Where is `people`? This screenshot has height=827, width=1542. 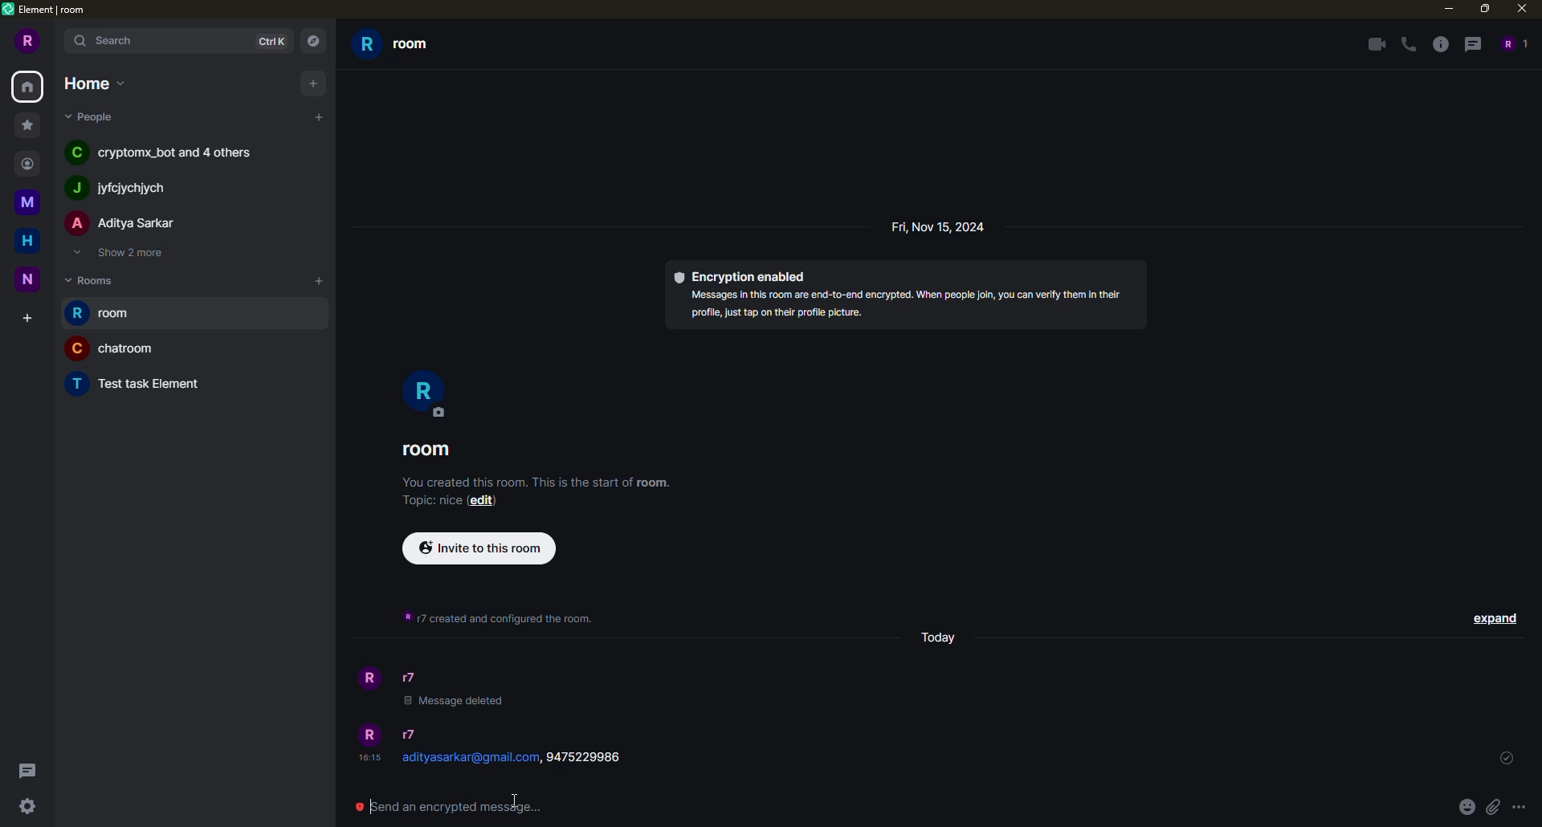 people is located at coordinates (124, 222).